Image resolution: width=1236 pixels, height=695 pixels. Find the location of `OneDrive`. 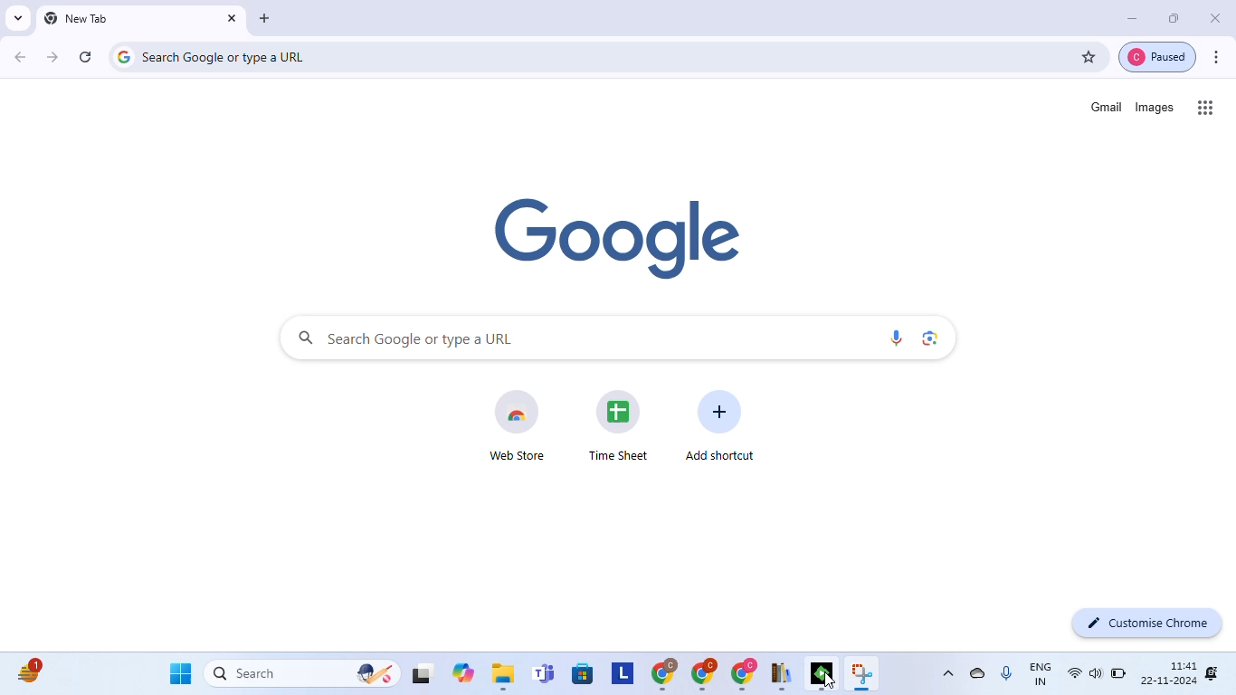

OneDrive is located at coordinates (980, 671).